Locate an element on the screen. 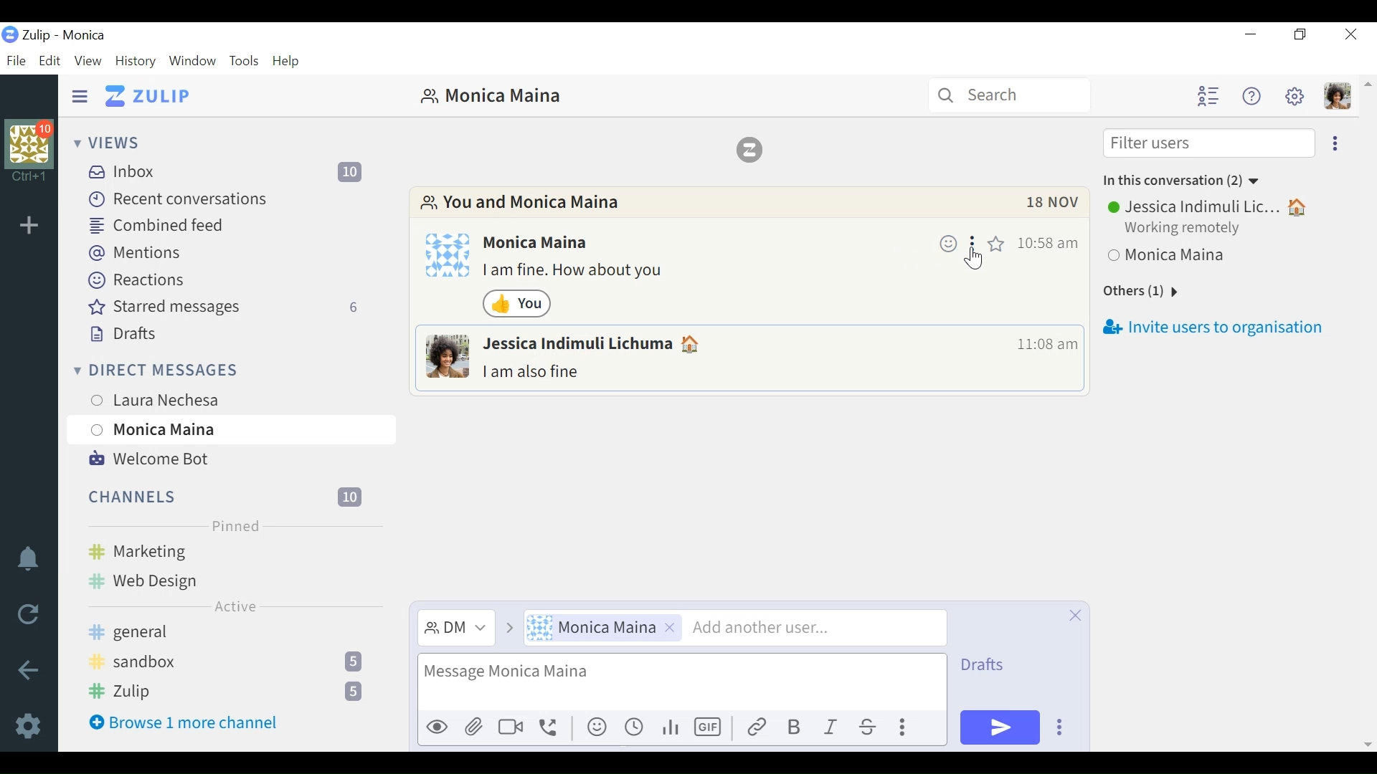 The image size is (1377, 774). History is located at coordinates (138, 62).